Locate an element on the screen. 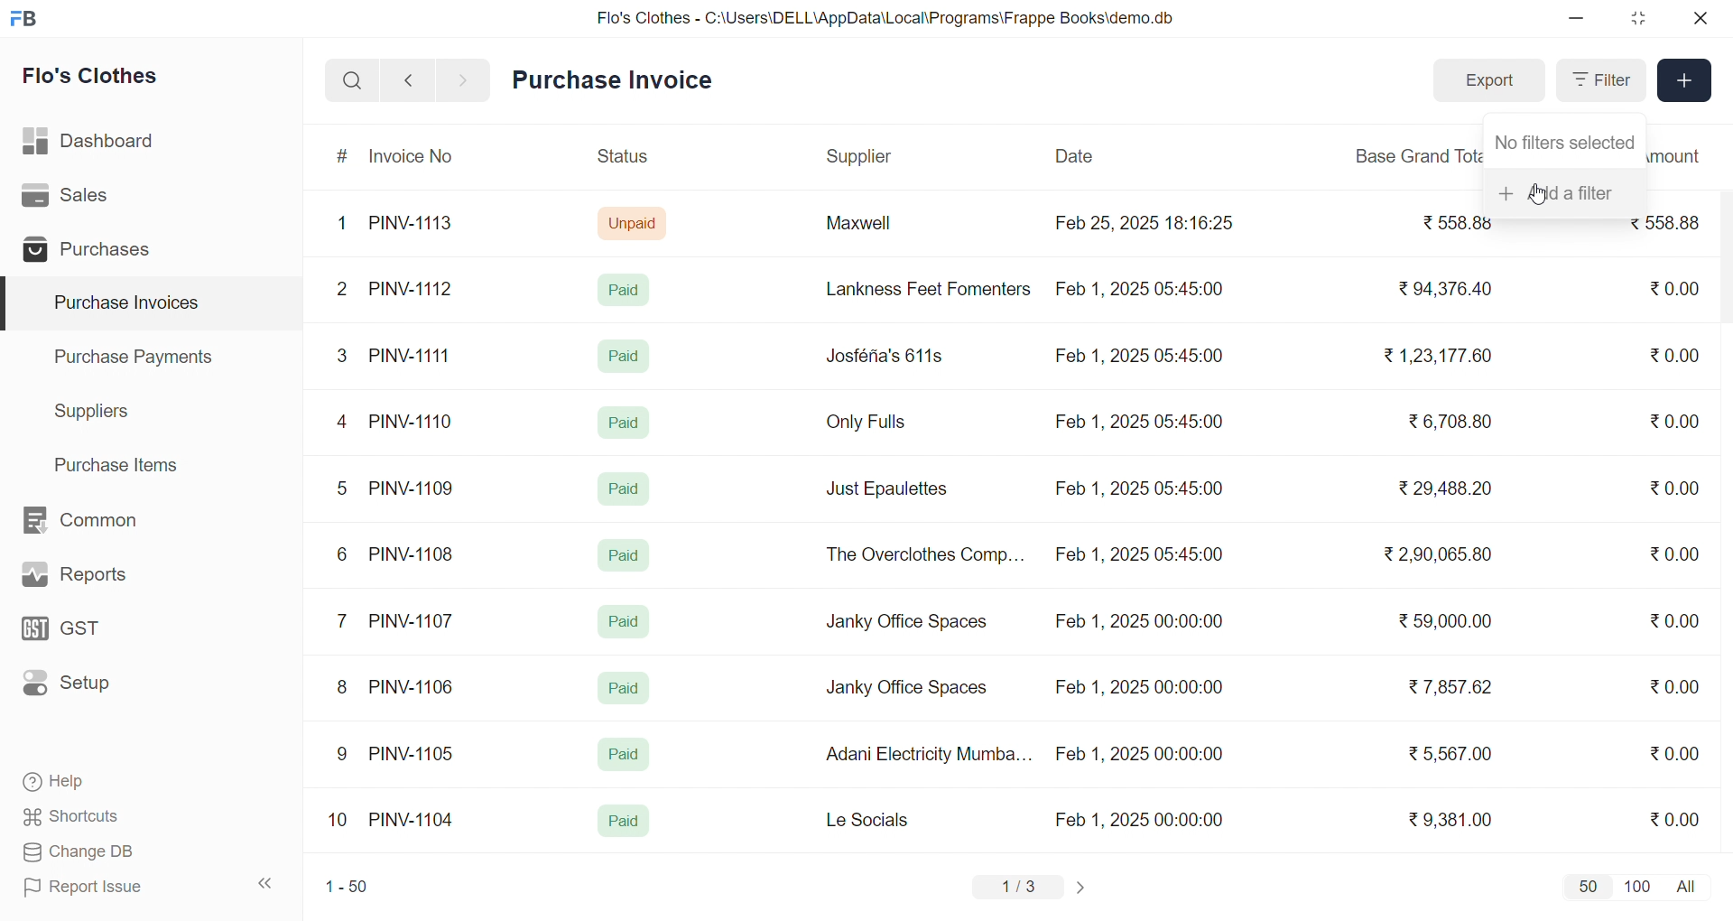 The image size is (1733, 921). ₹ 558.88 is located at coordinates (1447, 225).